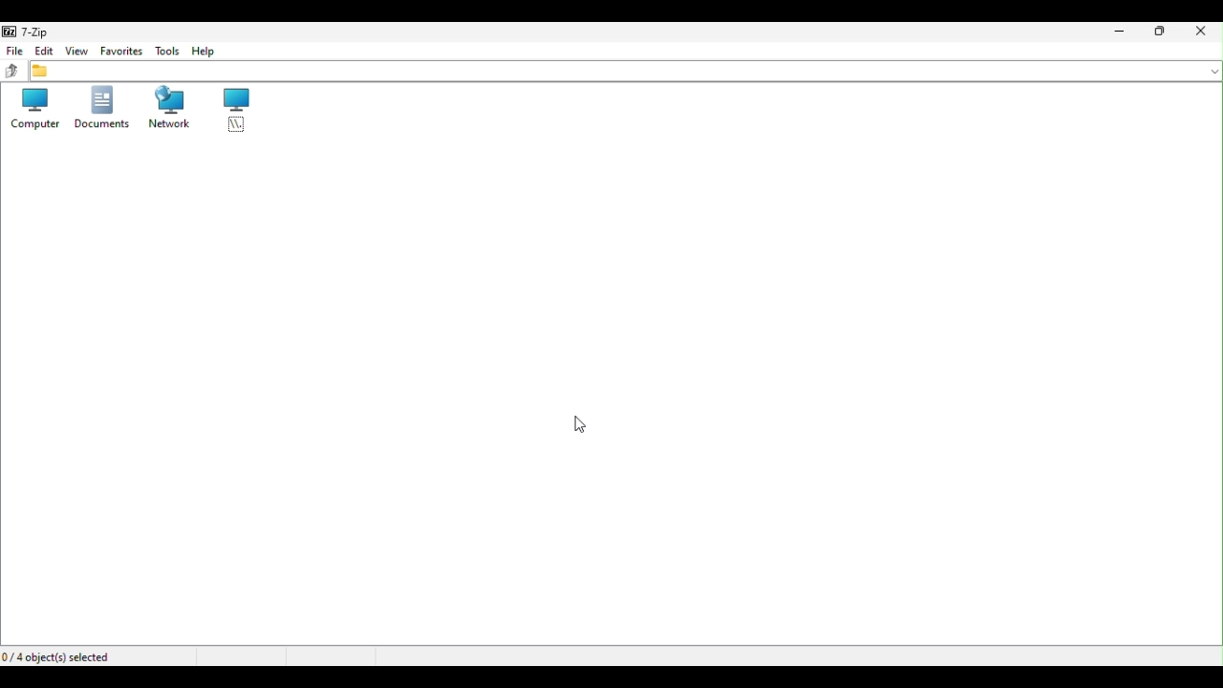 This screenshot has width=1223, height=688. Describe the element at coordinates (1161, 32) in the screenshot. I see `Restore` at that location.